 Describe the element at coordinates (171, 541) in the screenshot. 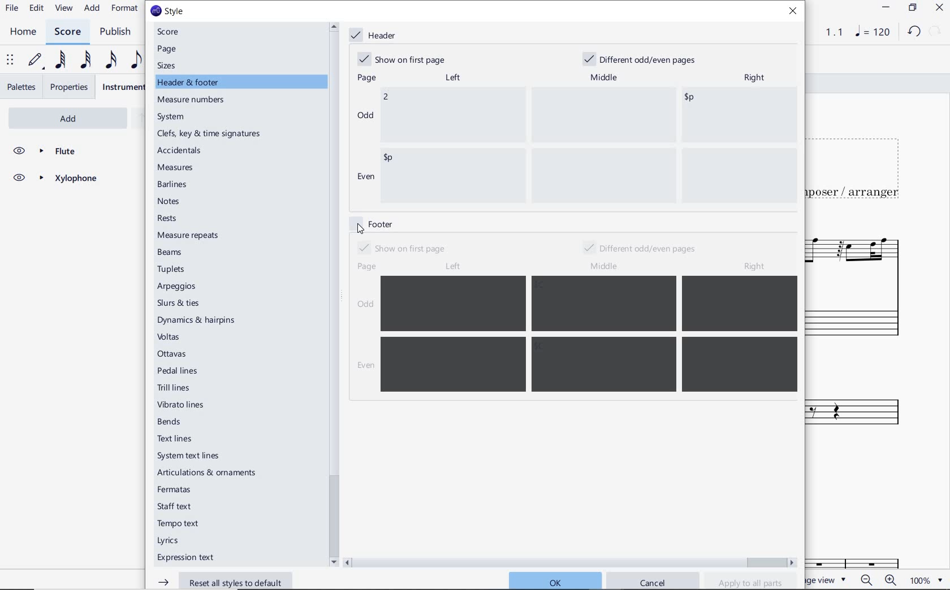

I see `Lyrics` at that location.